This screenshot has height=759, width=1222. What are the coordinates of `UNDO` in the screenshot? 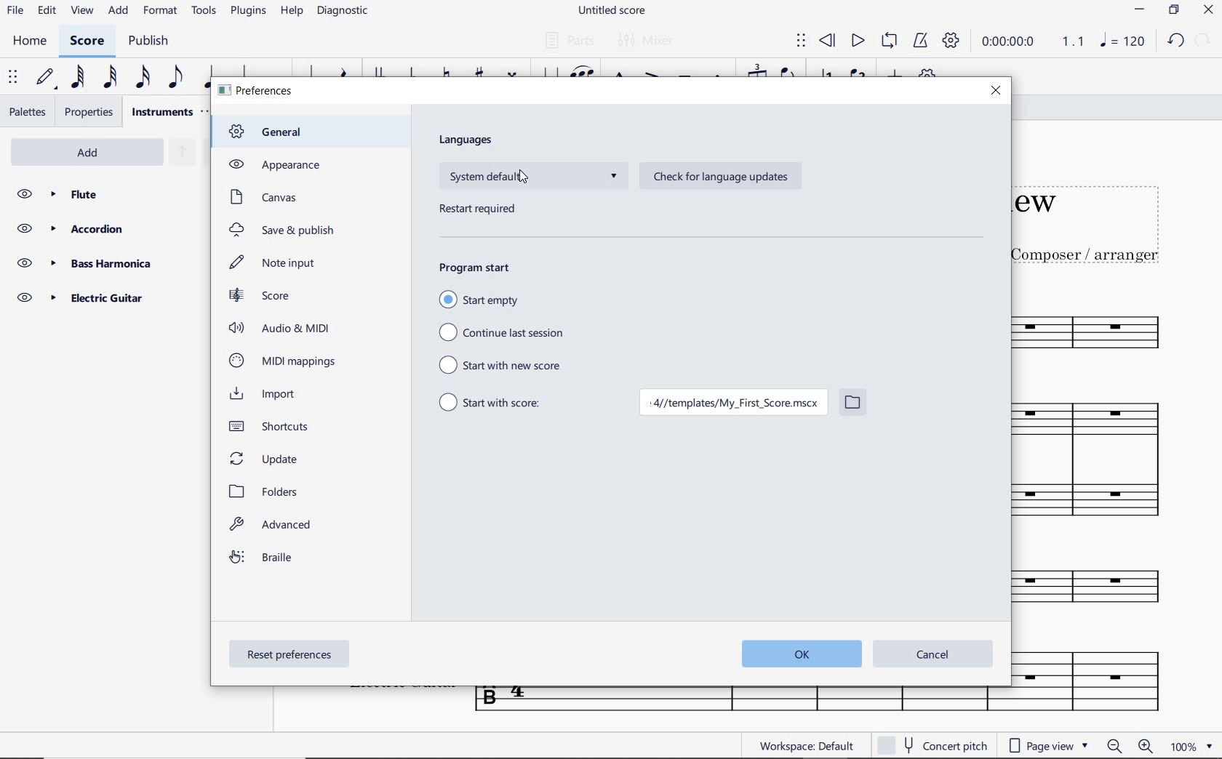 It's located at (1176, 43).